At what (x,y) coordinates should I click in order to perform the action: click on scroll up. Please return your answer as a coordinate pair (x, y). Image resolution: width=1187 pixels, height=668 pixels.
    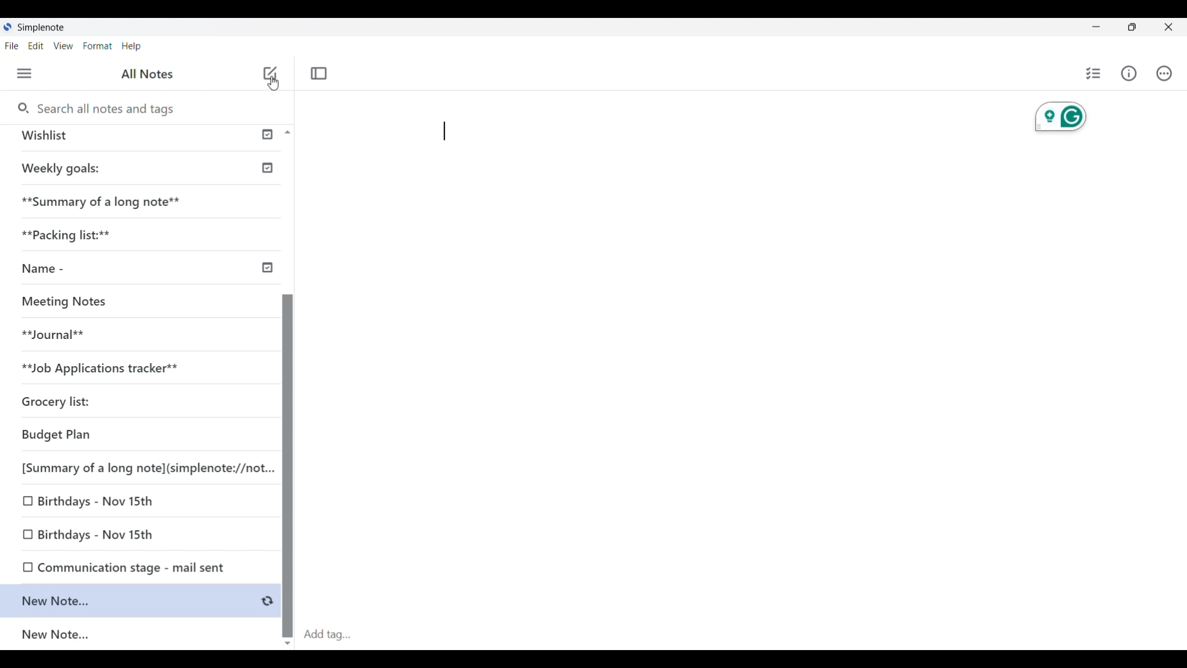
    Looking at the image, I should click on (294, 132).